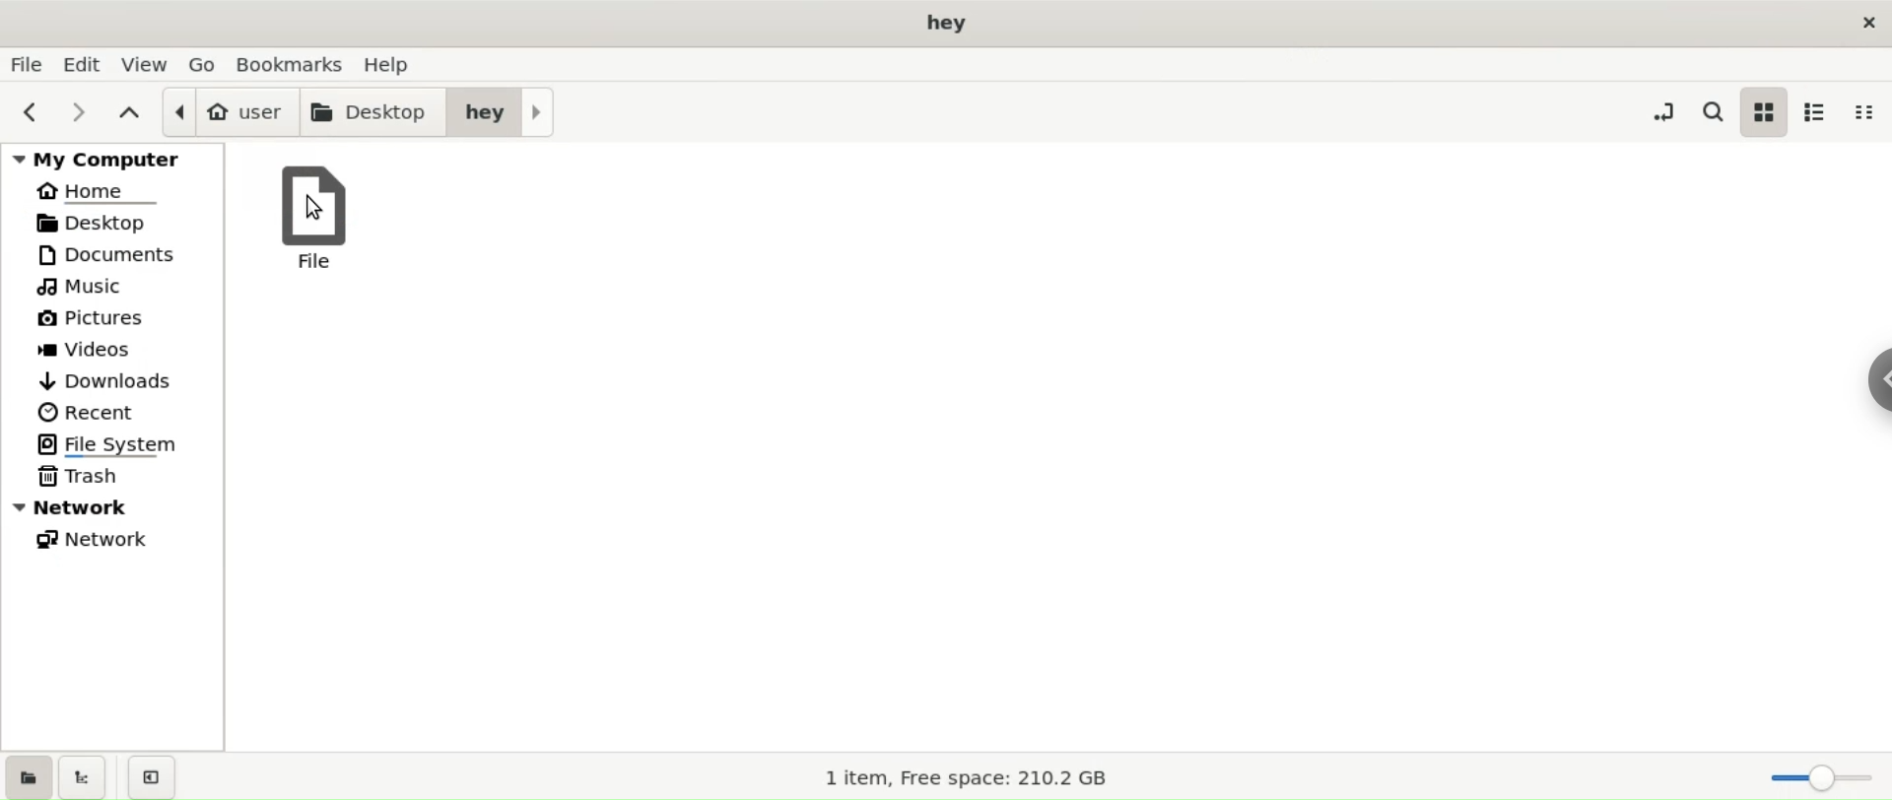 Image resolution: width=1892 pixels, height=800 pixels. What do you see at coordinates (311, 206) in the screenshot?
I see `cursor` at bounding box center [311, 206].